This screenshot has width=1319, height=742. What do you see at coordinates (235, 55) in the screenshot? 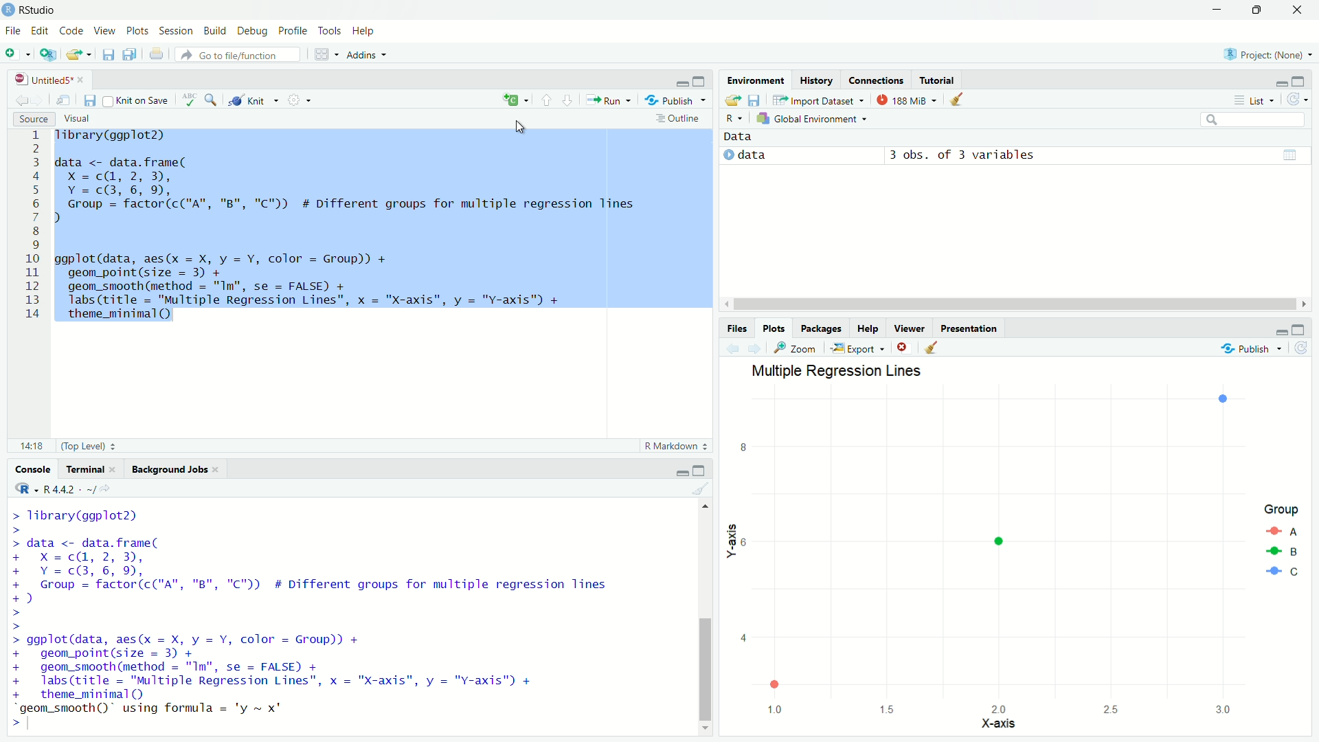
I see `‘Go to file/function` at bounding box center [235, 55].